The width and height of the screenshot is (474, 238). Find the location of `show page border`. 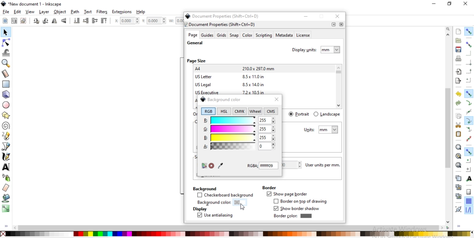

show page border is located at coordinates (287, 194).